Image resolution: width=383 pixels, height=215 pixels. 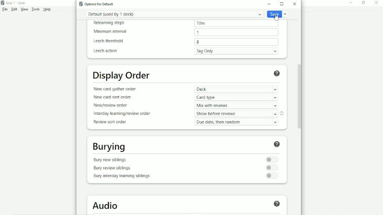 What do you see at coordinates (376, 3) in the screenshot?
I see `Close` at bounding box center [376, 3].